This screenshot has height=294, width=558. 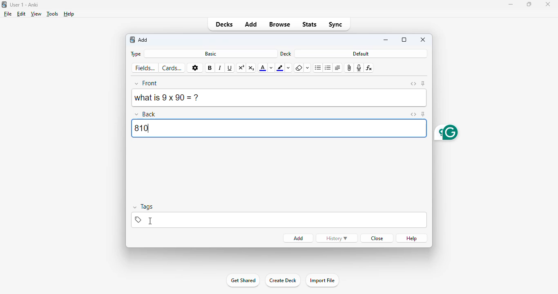 I want to click on cards, so click(x=173, y=68).